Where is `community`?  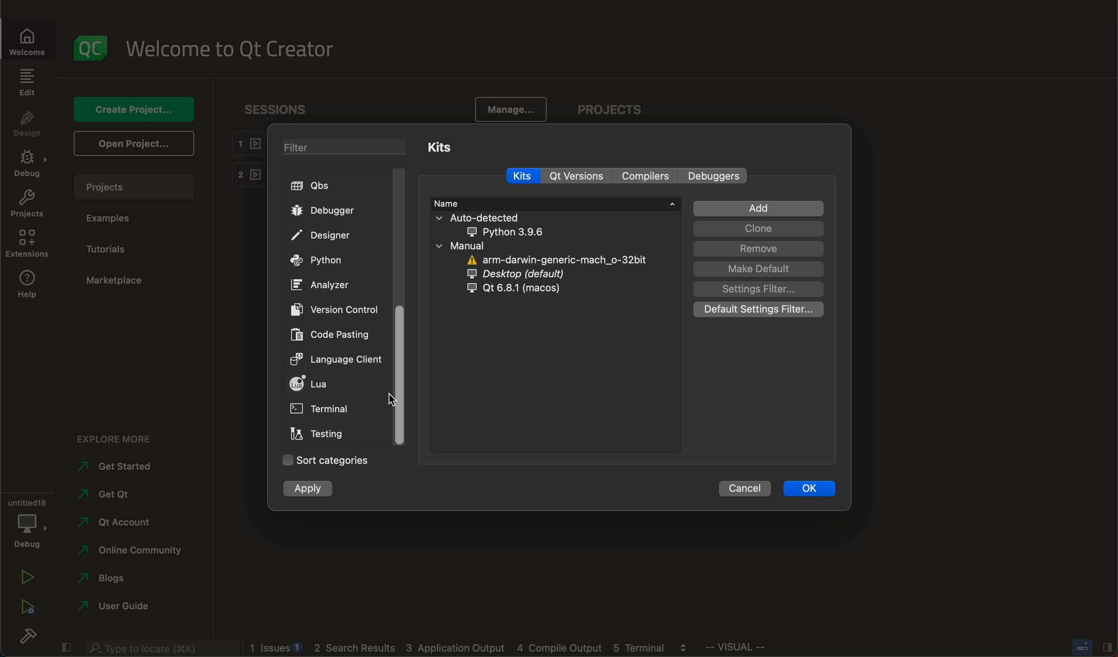
community is located at coordinates (135, 550).